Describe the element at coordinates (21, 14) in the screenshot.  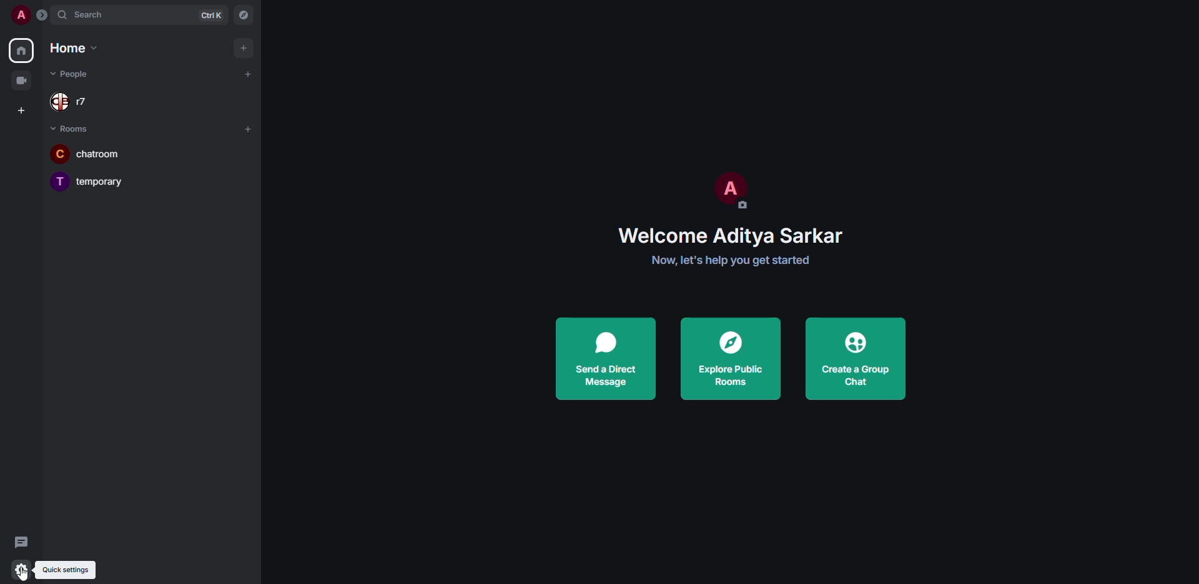
I see `profile` at that location.